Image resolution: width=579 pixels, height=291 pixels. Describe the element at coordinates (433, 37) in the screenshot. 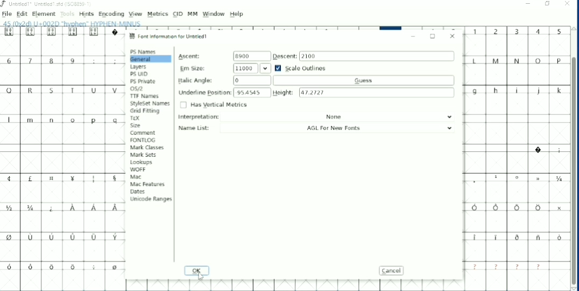

I see `Maximize` at that location.